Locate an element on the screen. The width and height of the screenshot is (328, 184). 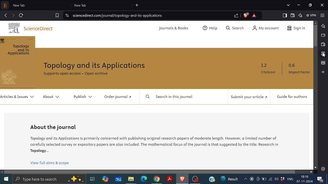
View full aims and scope is located at coordinates (49, 164).